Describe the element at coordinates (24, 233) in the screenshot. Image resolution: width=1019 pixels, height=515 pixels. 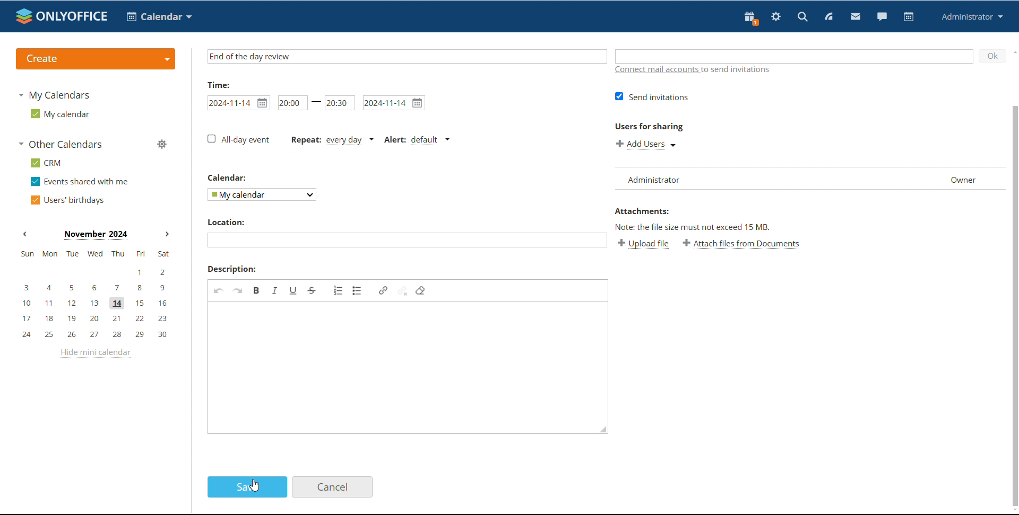
I see `previous month` at that location.